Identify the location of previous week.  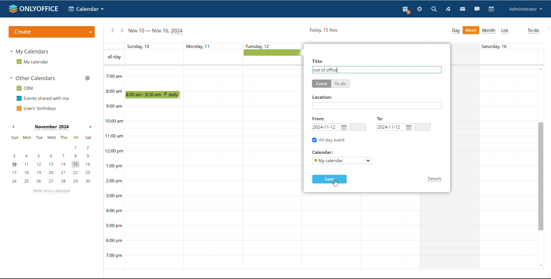
(112, 30).